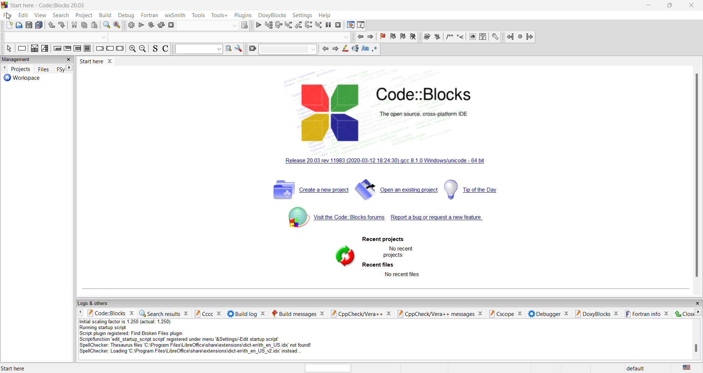 Image resolution: width=703 pixels, height=373 pixels. Describe the element at coordinates (246, 313) in the screenshot. I see `build log pane` at that location.